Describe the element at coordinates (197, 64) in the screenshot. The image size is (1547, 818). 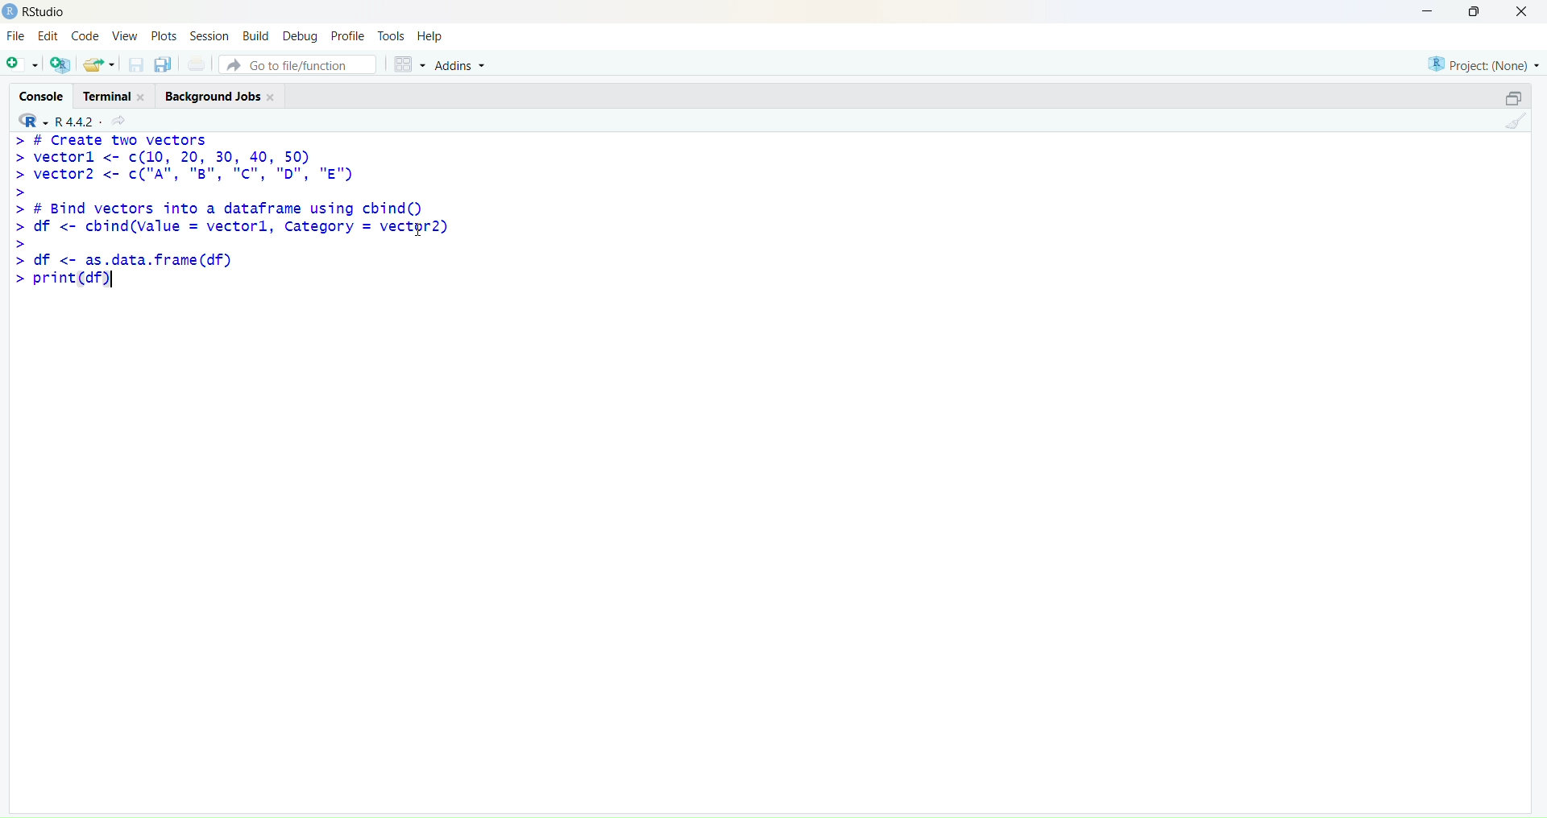
I see `print the current file` at that location.